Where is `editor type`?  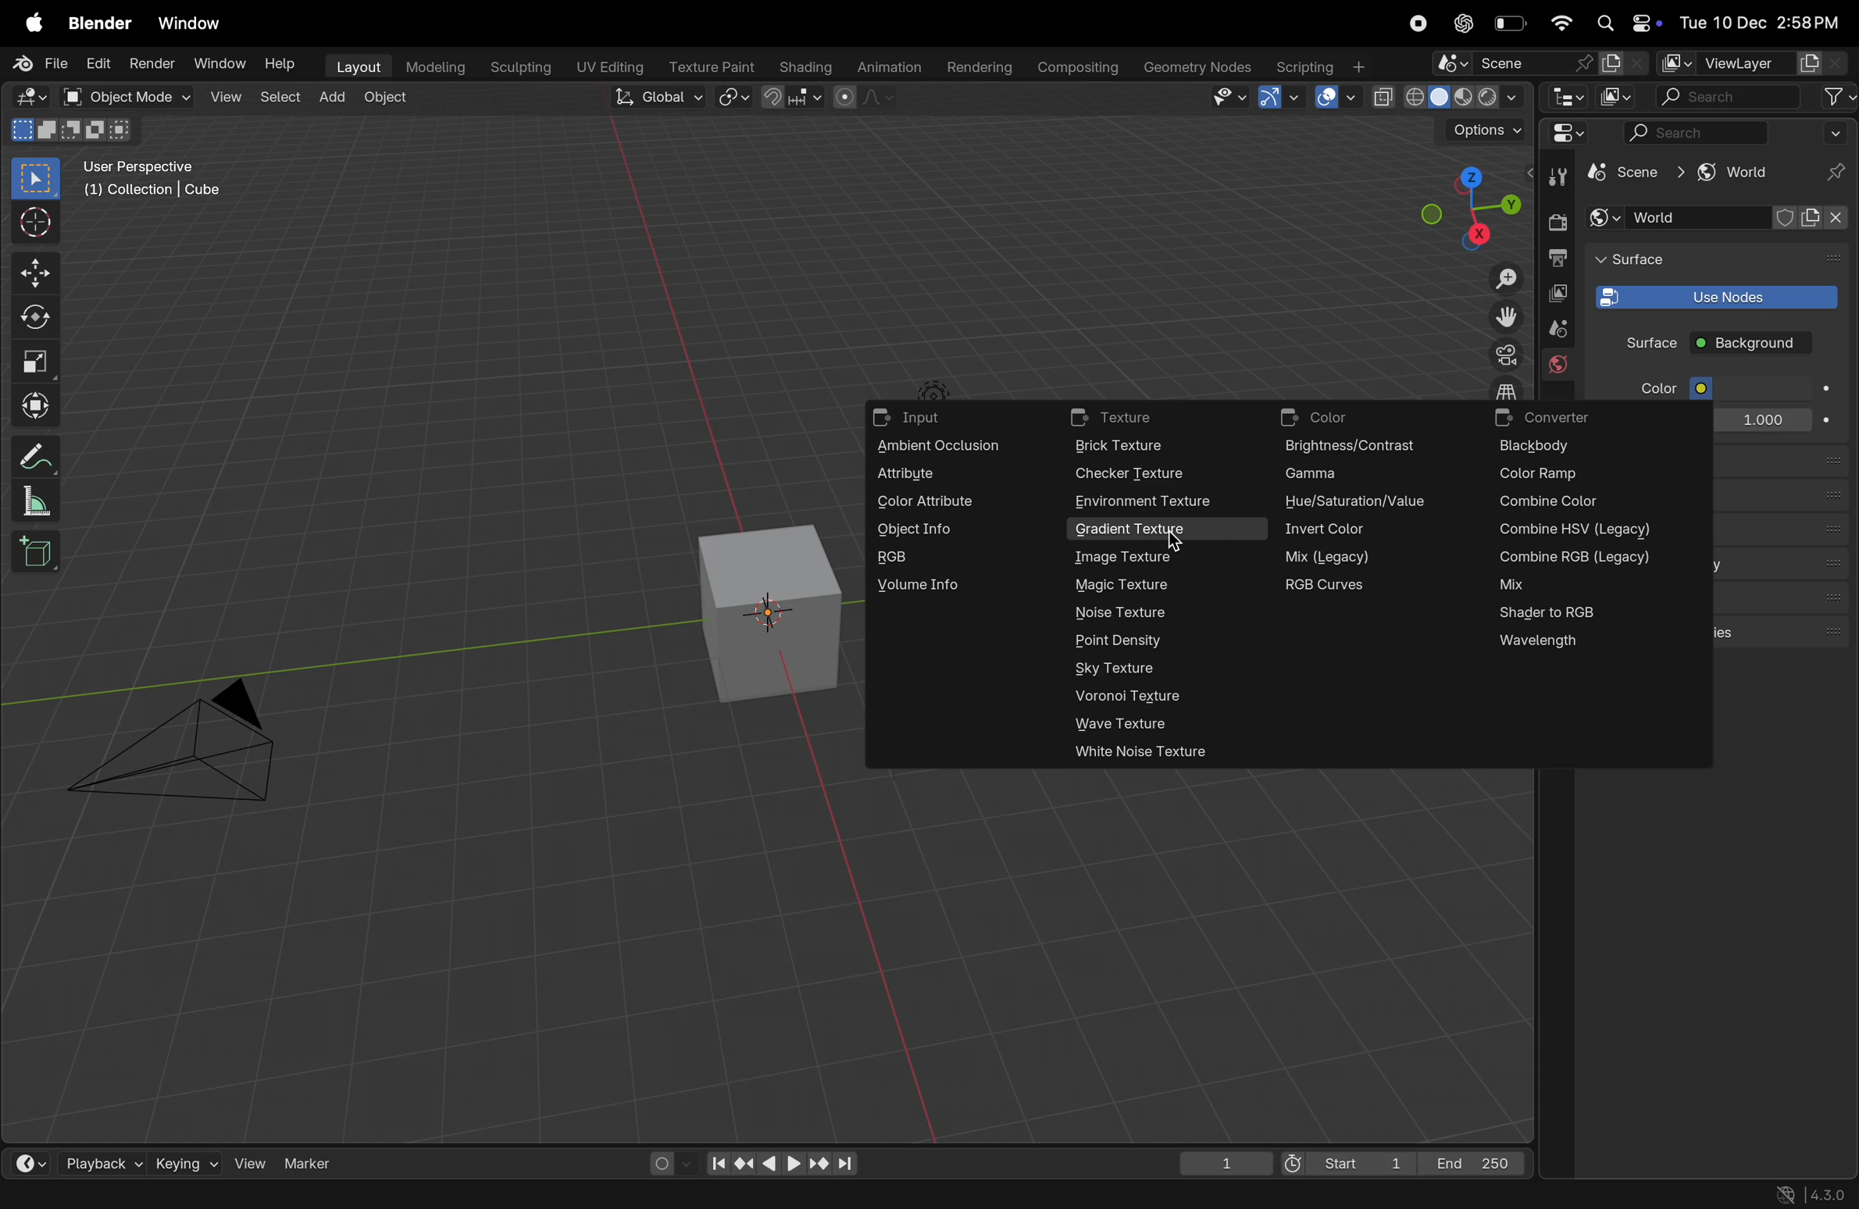 editor type is located at coordinates (1563, 133).